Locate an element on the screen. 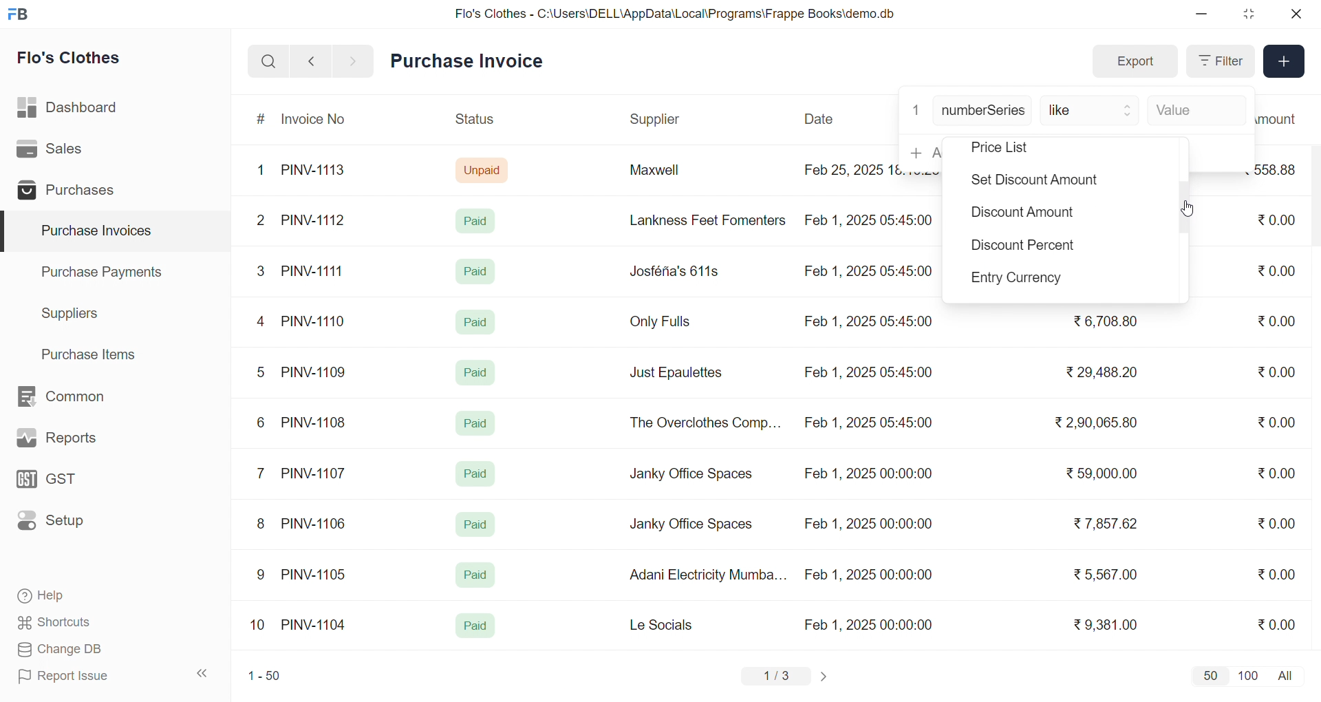 This screenshot has height=702, width=1321. 4 is located at coordinates (264, 322).